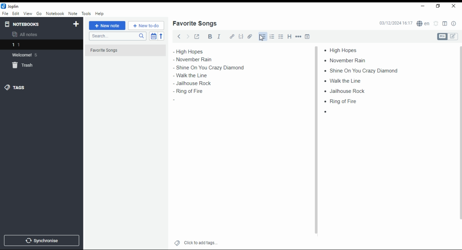  I want to click on code, so click(241, 36).